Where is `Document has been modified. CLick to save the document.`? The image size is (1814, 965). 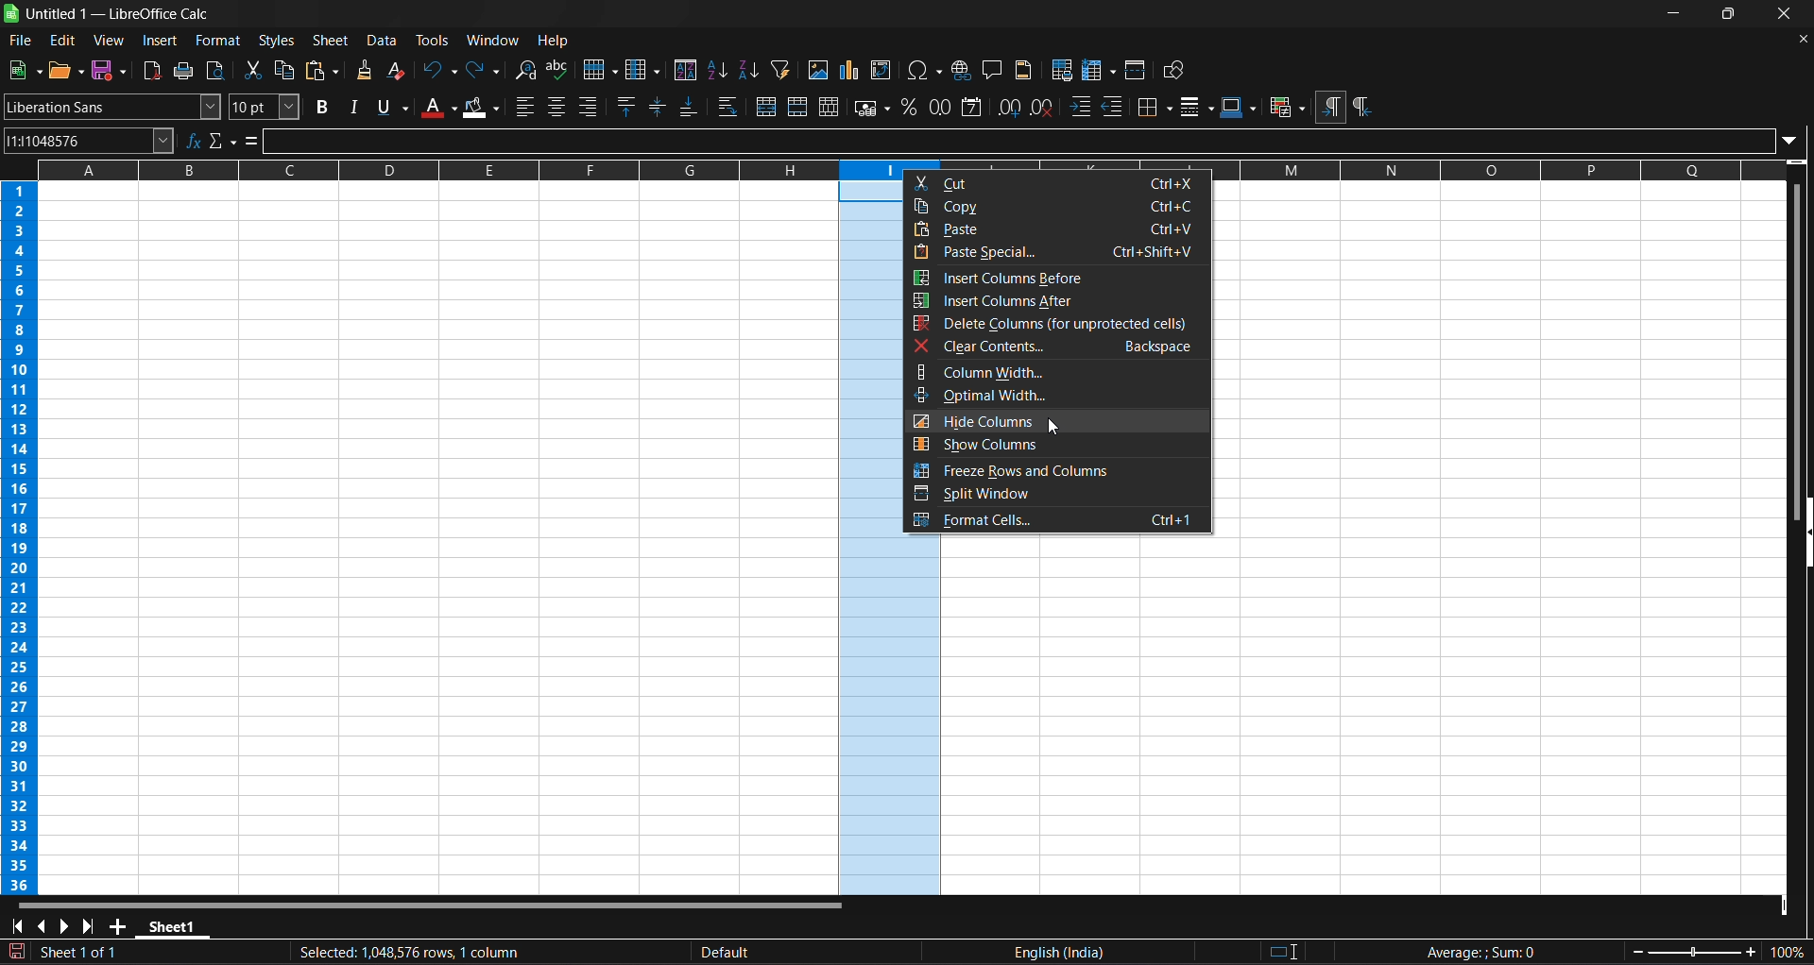 Document has been modified. CLick to save the document. is located at coordinates (331, 955).